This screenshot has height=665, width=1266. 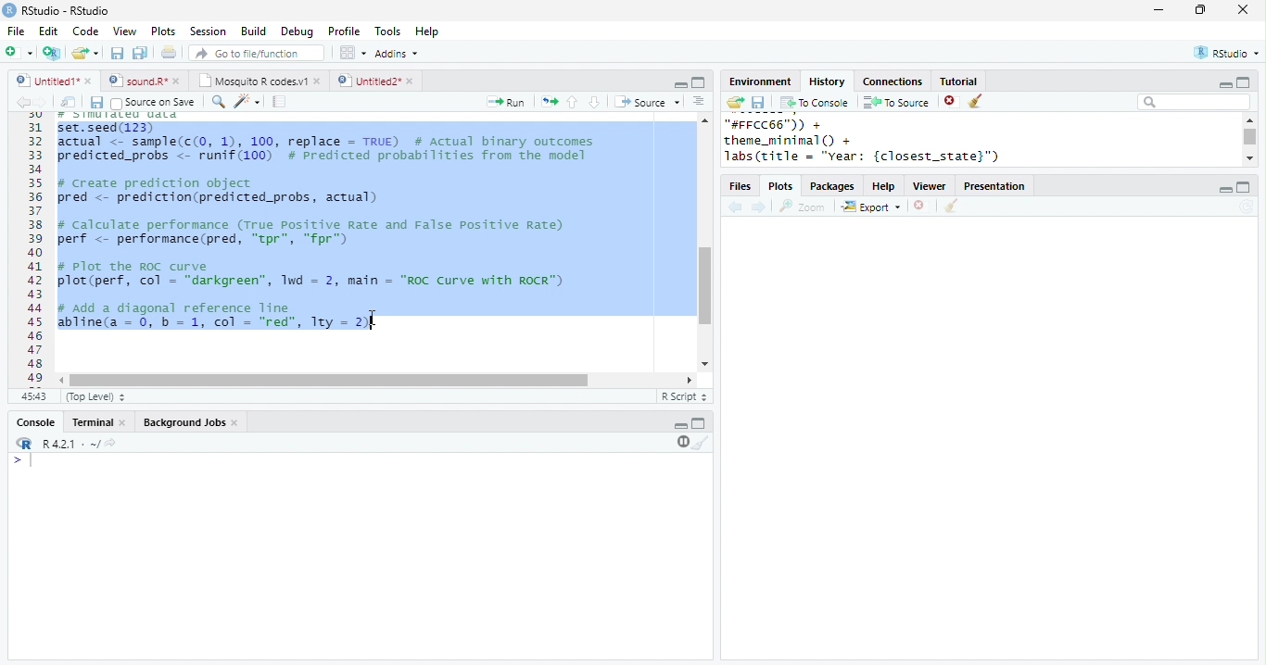 I want to click on backward, so click(x=22, y=102).